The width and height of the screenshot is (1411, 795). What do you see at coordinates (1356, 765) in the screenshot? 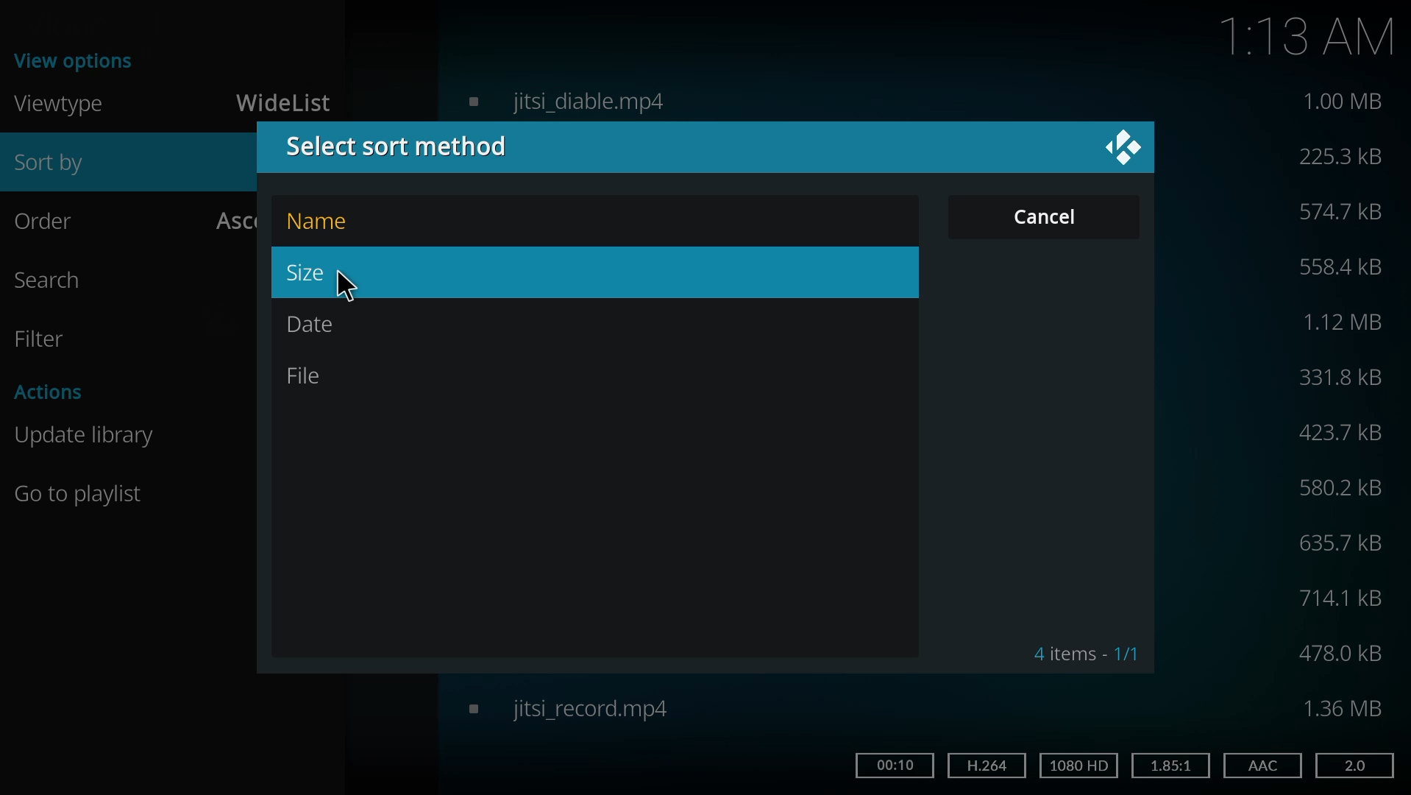
I see `2` at bounding box center [1356, 765].